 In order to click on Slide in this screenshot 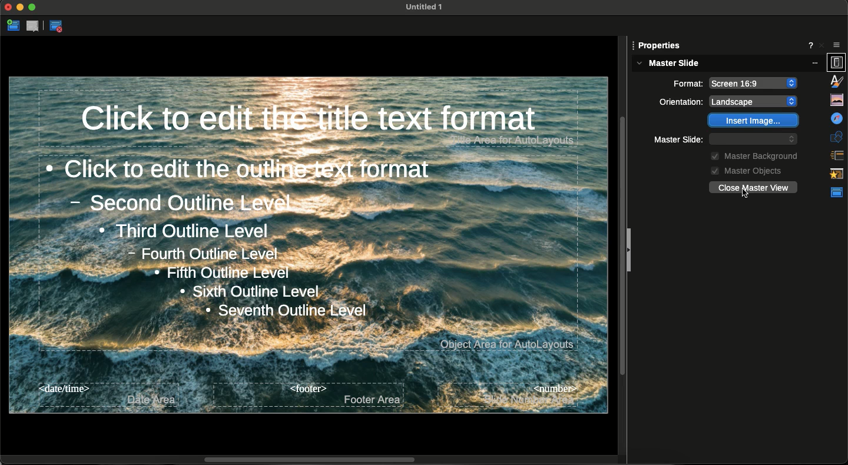, I will do `click(660, 45)`.